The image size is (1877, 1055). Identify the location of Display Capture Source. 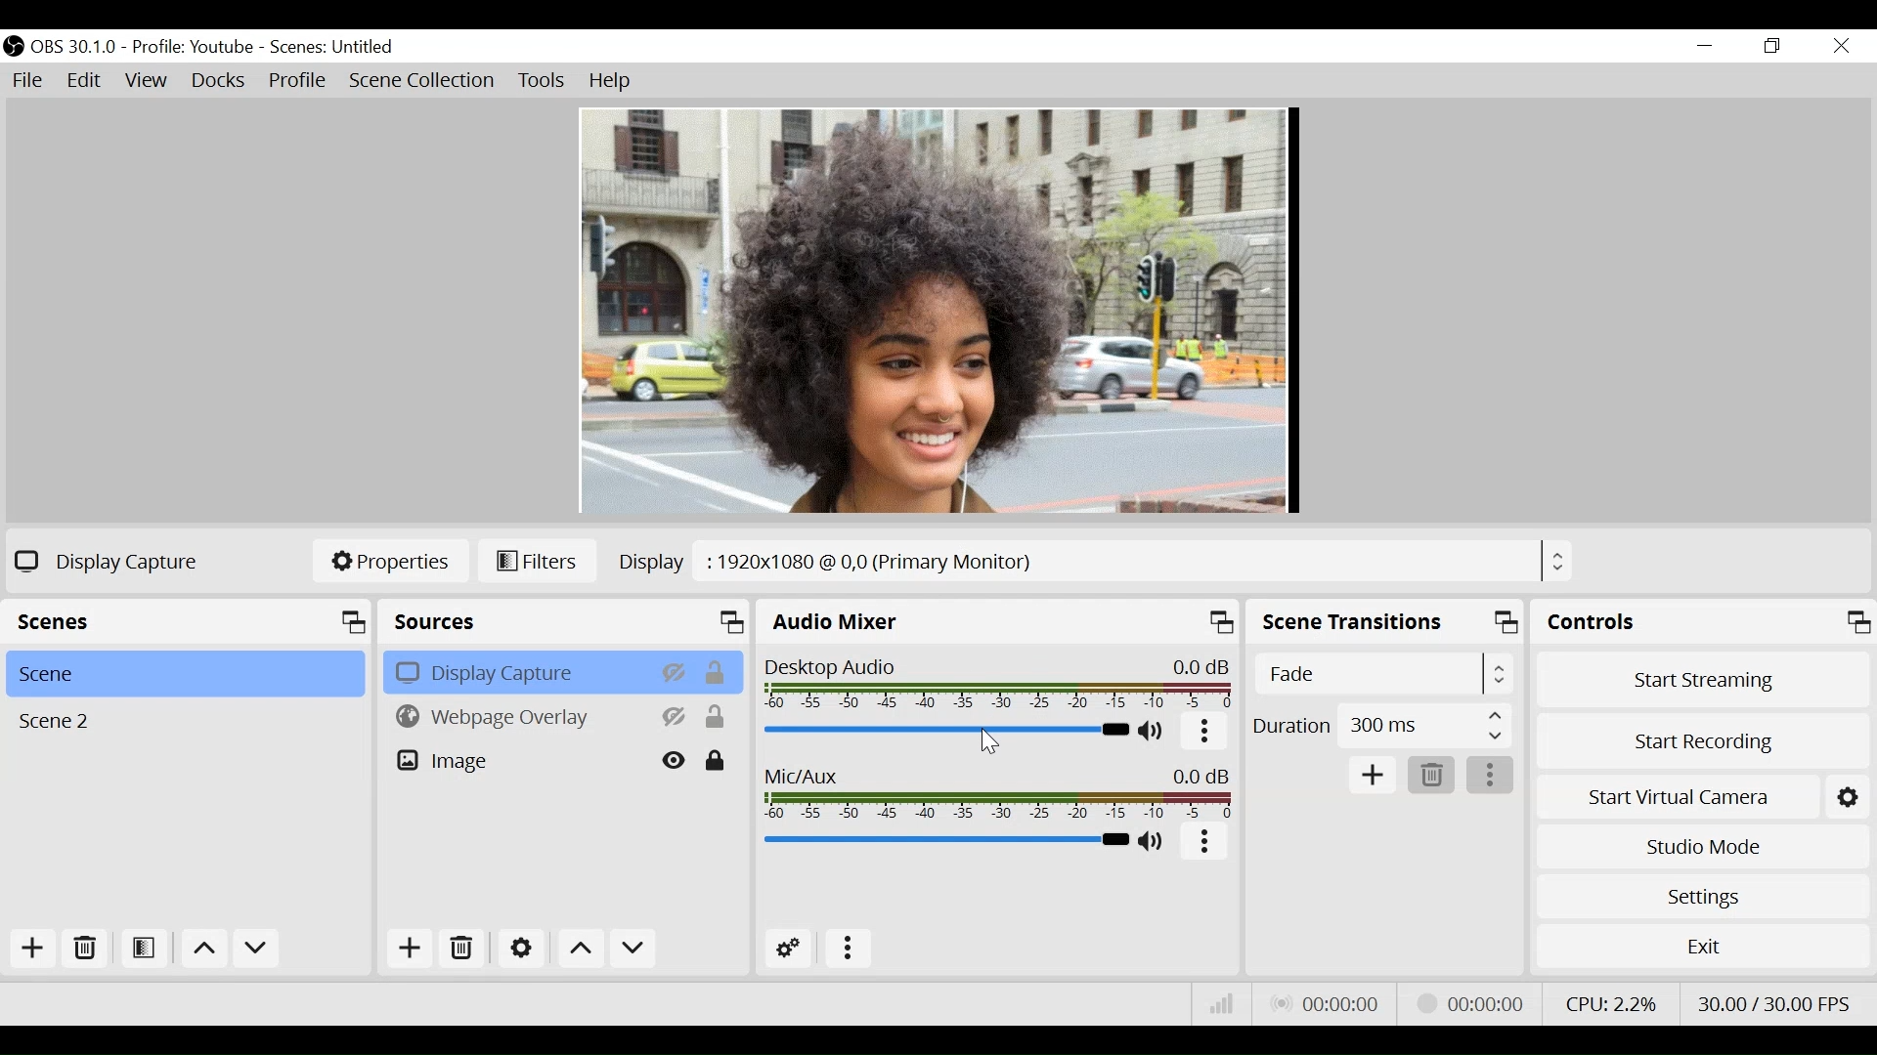
(518, 673).